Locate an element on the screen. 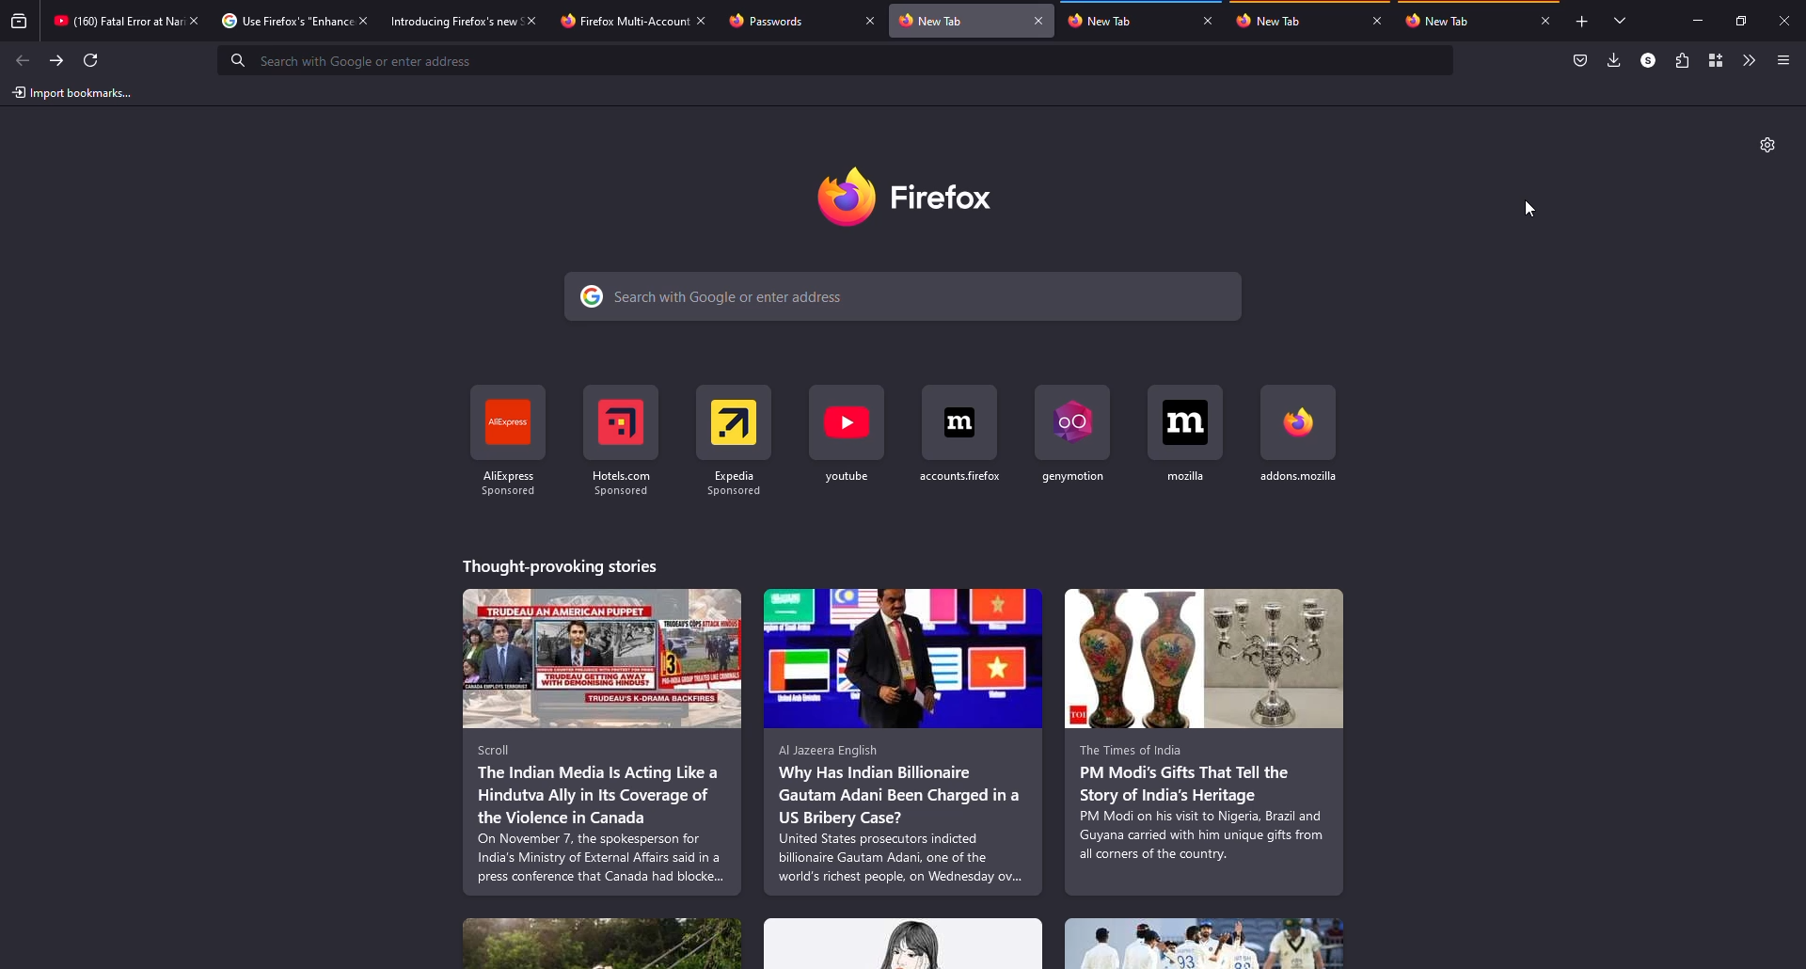 The width and height of the screenshot is (1806, 969).  is located at coordinates (1206, 739).